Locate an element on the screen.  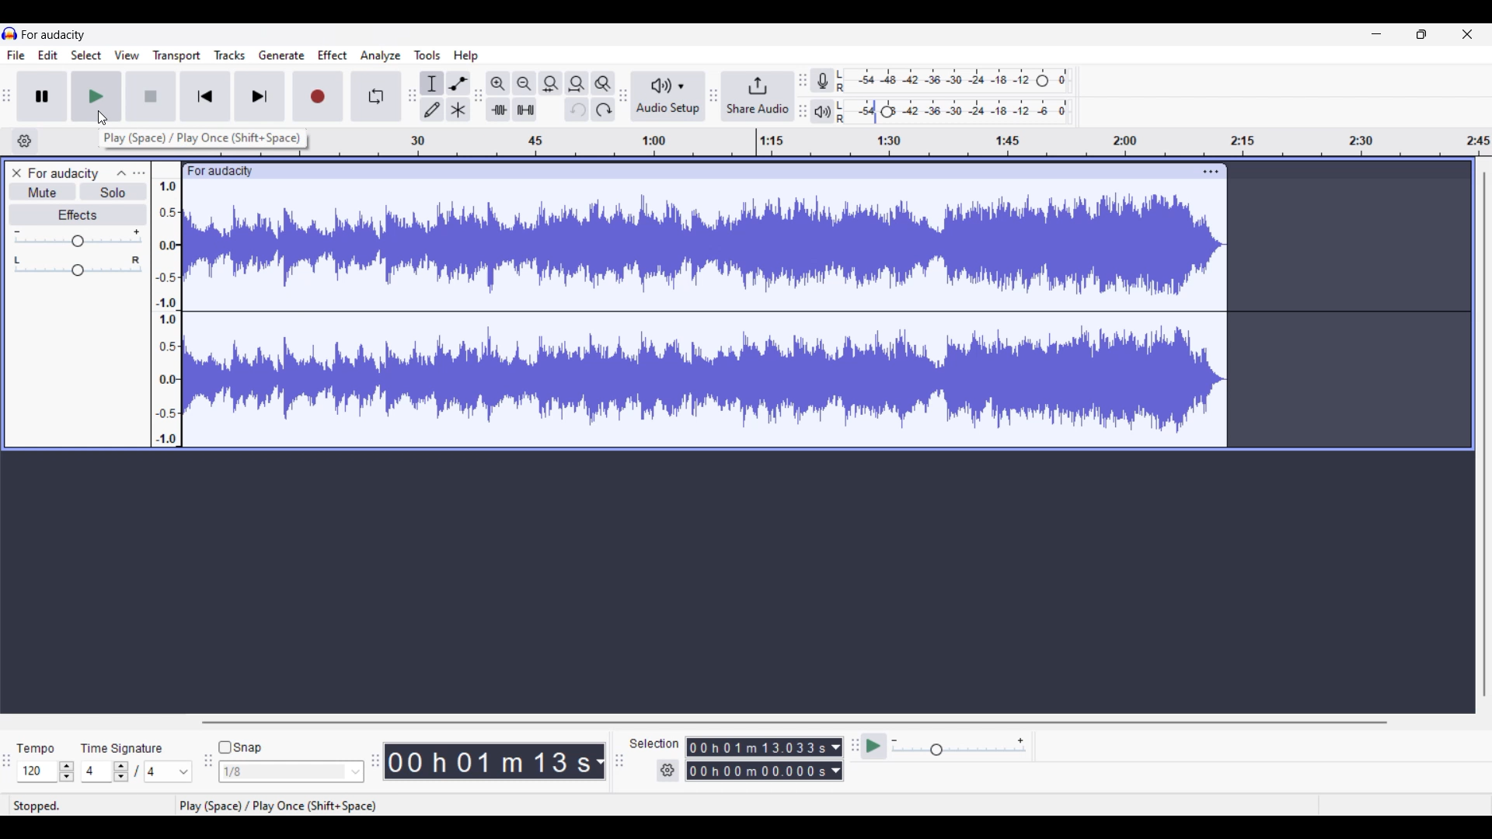
Redo is located at coordinates (603, 110).